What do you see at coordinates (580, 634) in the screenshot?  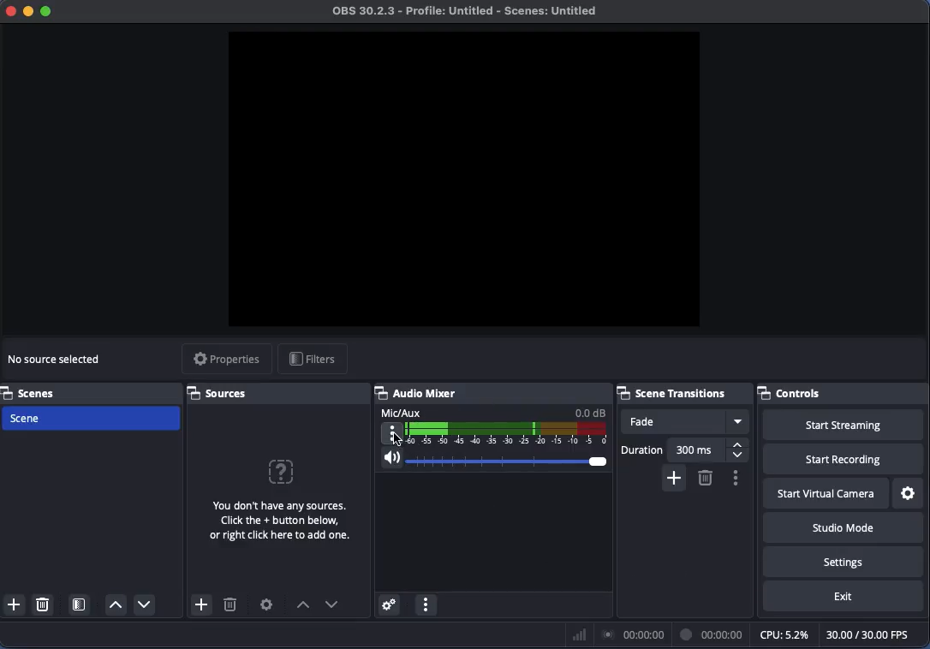 I see `Bars` at bounding box center [580, 634].